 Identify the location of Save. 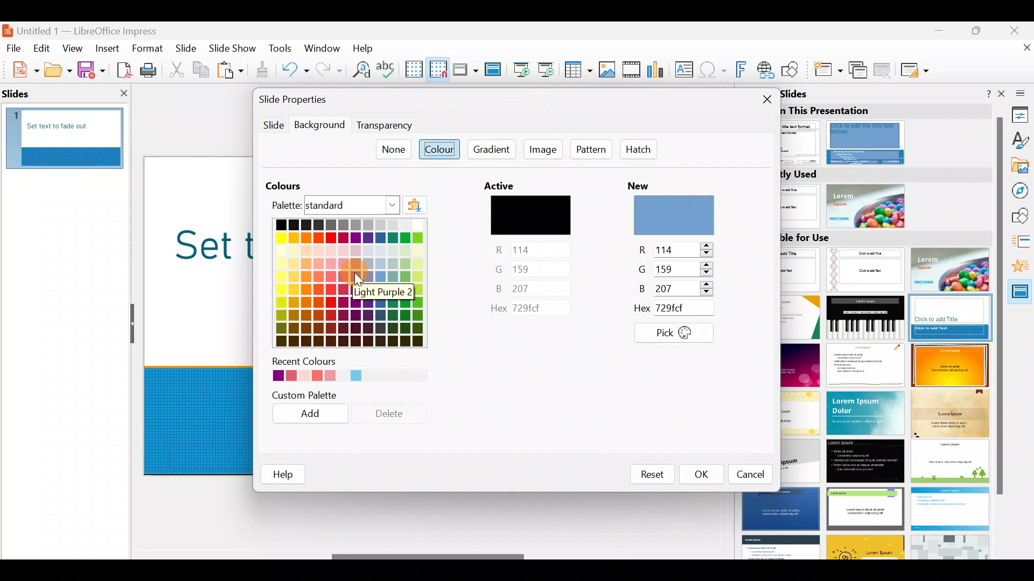
(91, 69).